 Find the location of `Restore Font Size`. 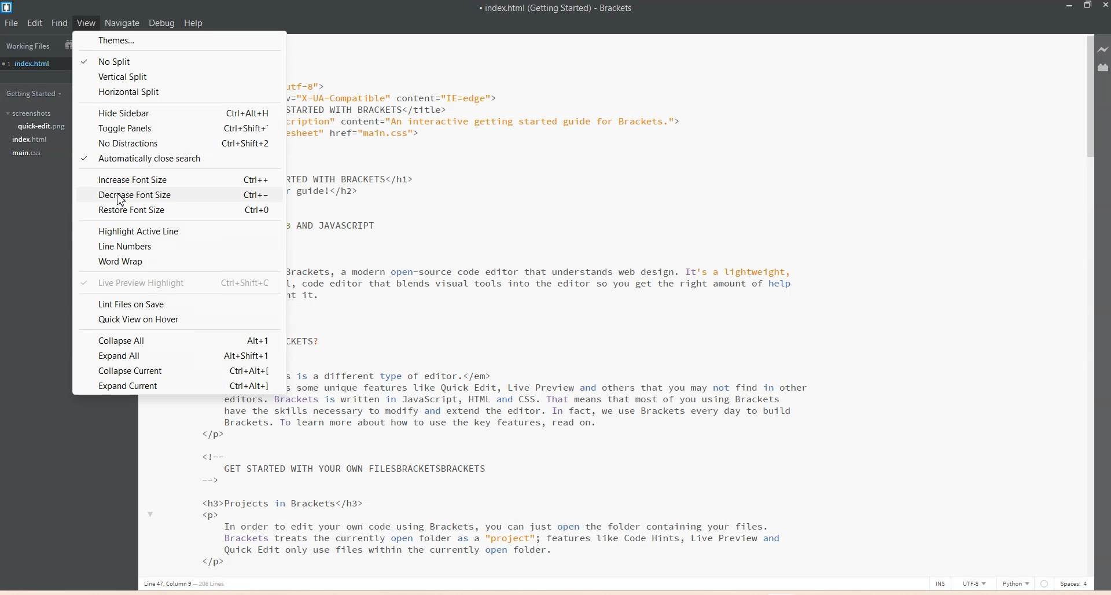

Restore Font Size is located at coordinates (178, 210).